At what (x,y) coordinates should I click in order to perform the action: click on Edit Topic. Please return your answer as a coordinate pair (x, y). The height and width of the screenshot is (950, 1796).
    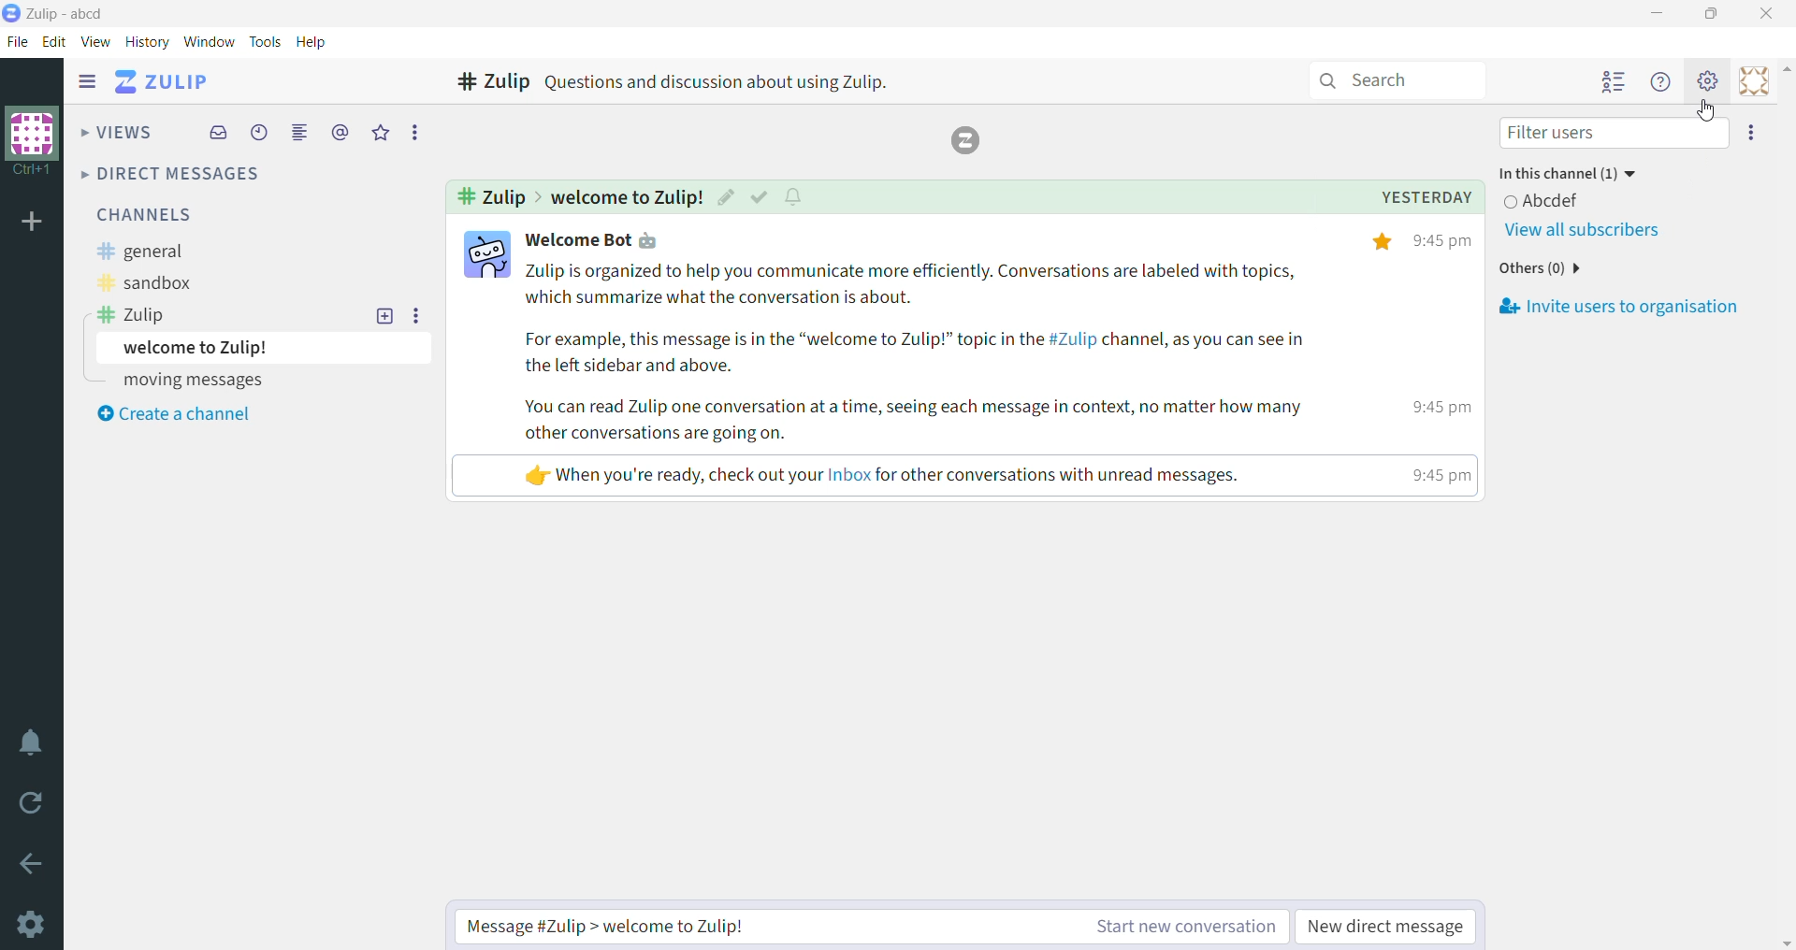
    Looking at the image, I should click on (726, 195).